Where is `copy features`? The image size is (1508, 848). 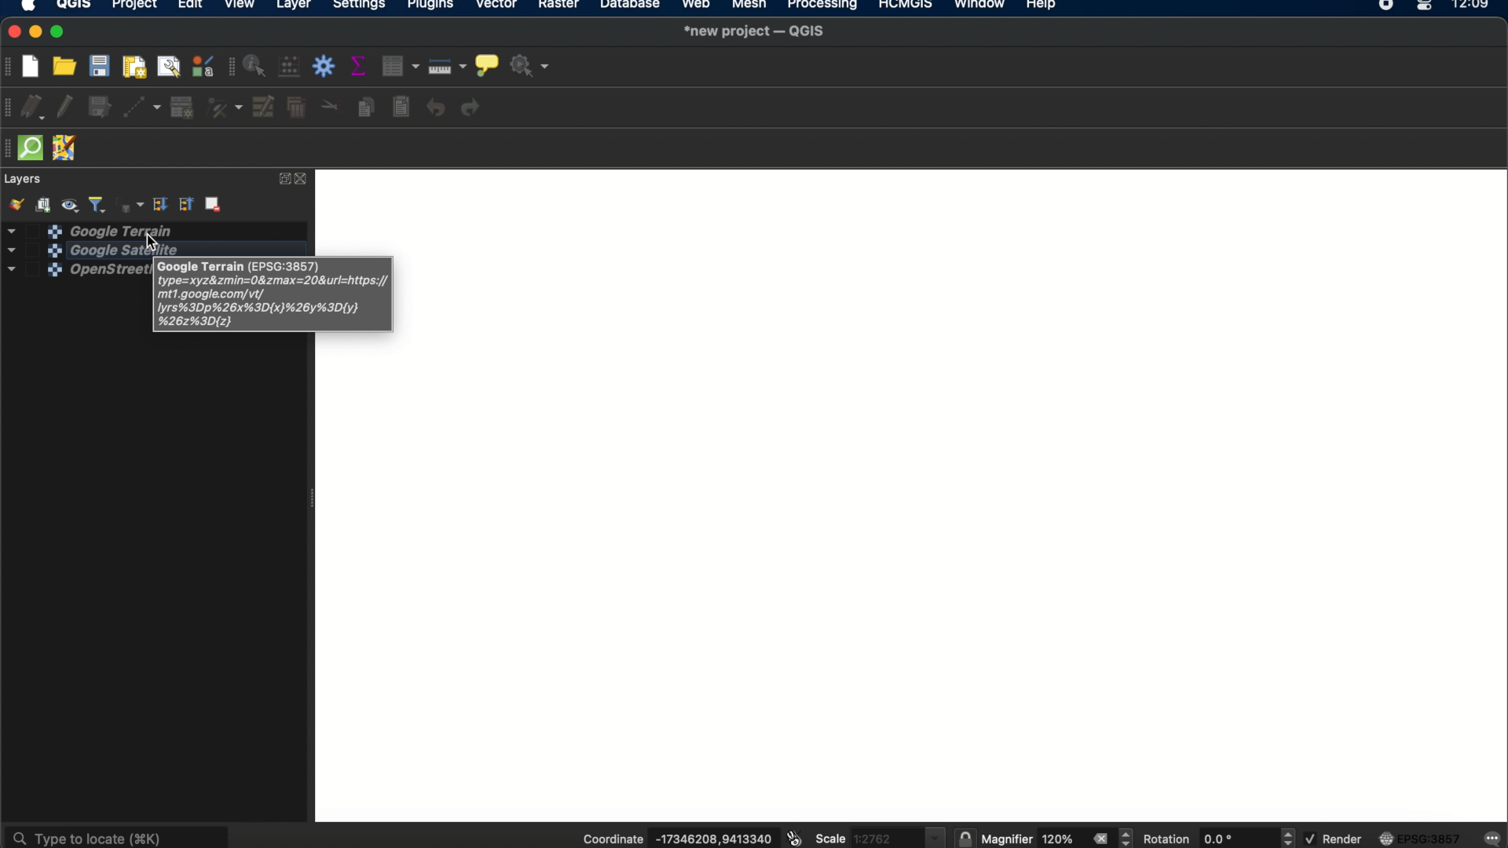
copy features is located at coordinates (365, 107).